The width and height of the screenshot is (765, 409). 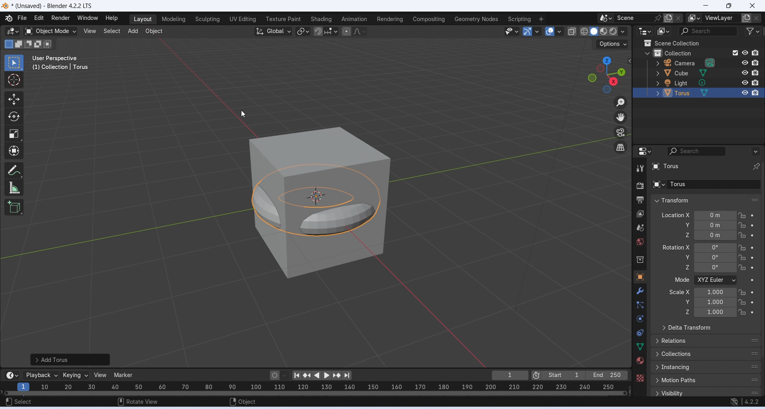 I want to click on Collection layer, so click(x=702, y=53).